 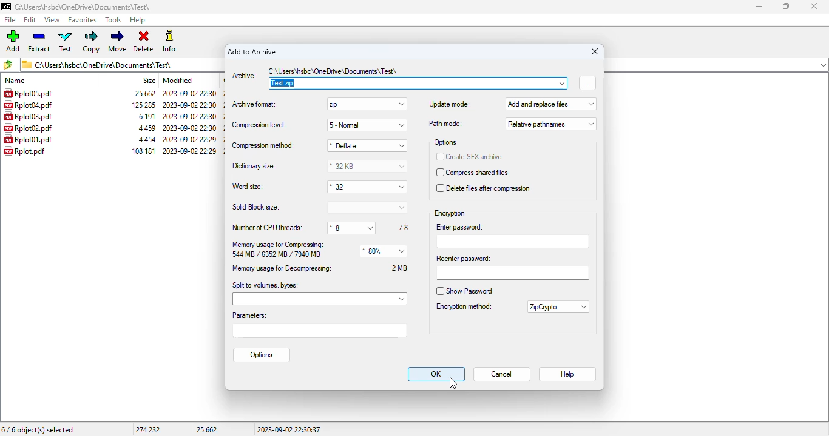 I want to click on help, so click(x=138, y=20).